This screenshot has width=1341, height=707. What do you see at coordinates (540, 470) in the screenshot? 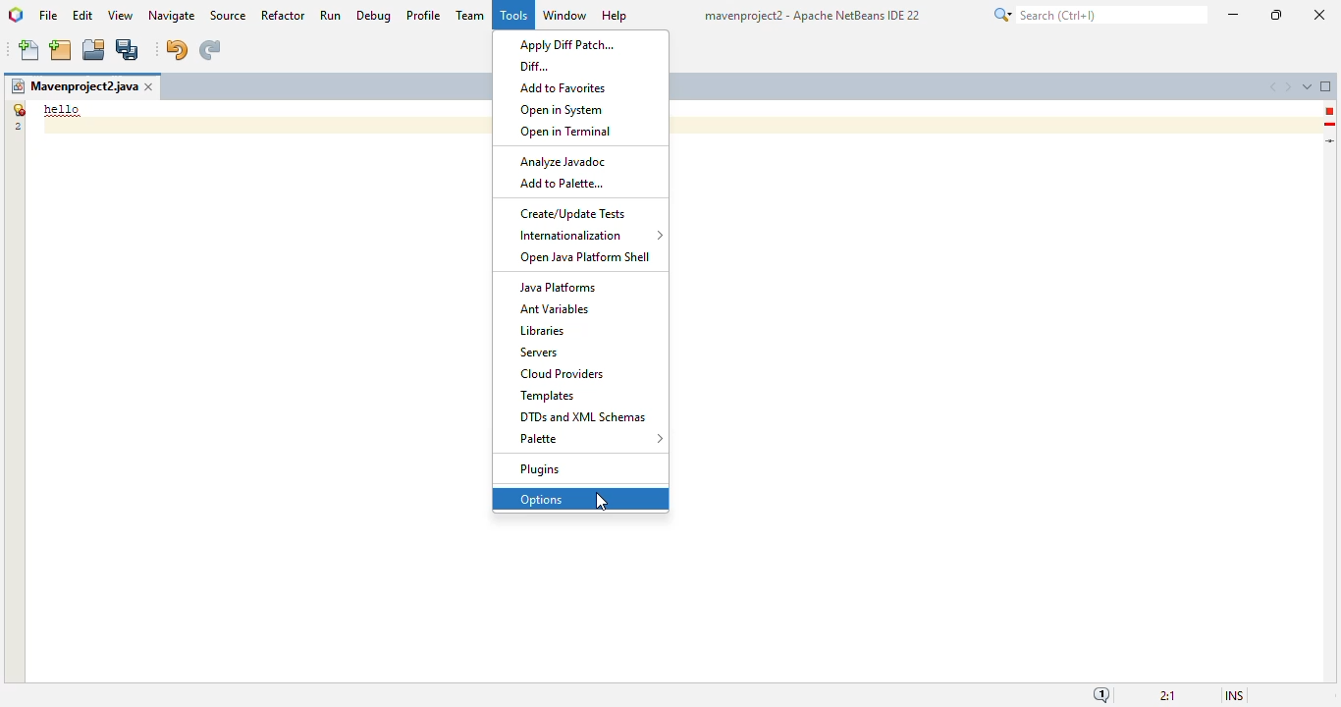
I see `plugins` at bounding box center [540, 470].